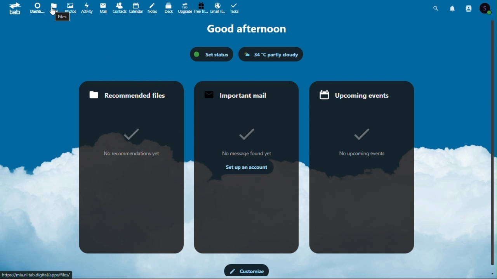 Image resolution: width=497 pixels, height=279 pixels. I want to click on Contacts, so click(469, 7).